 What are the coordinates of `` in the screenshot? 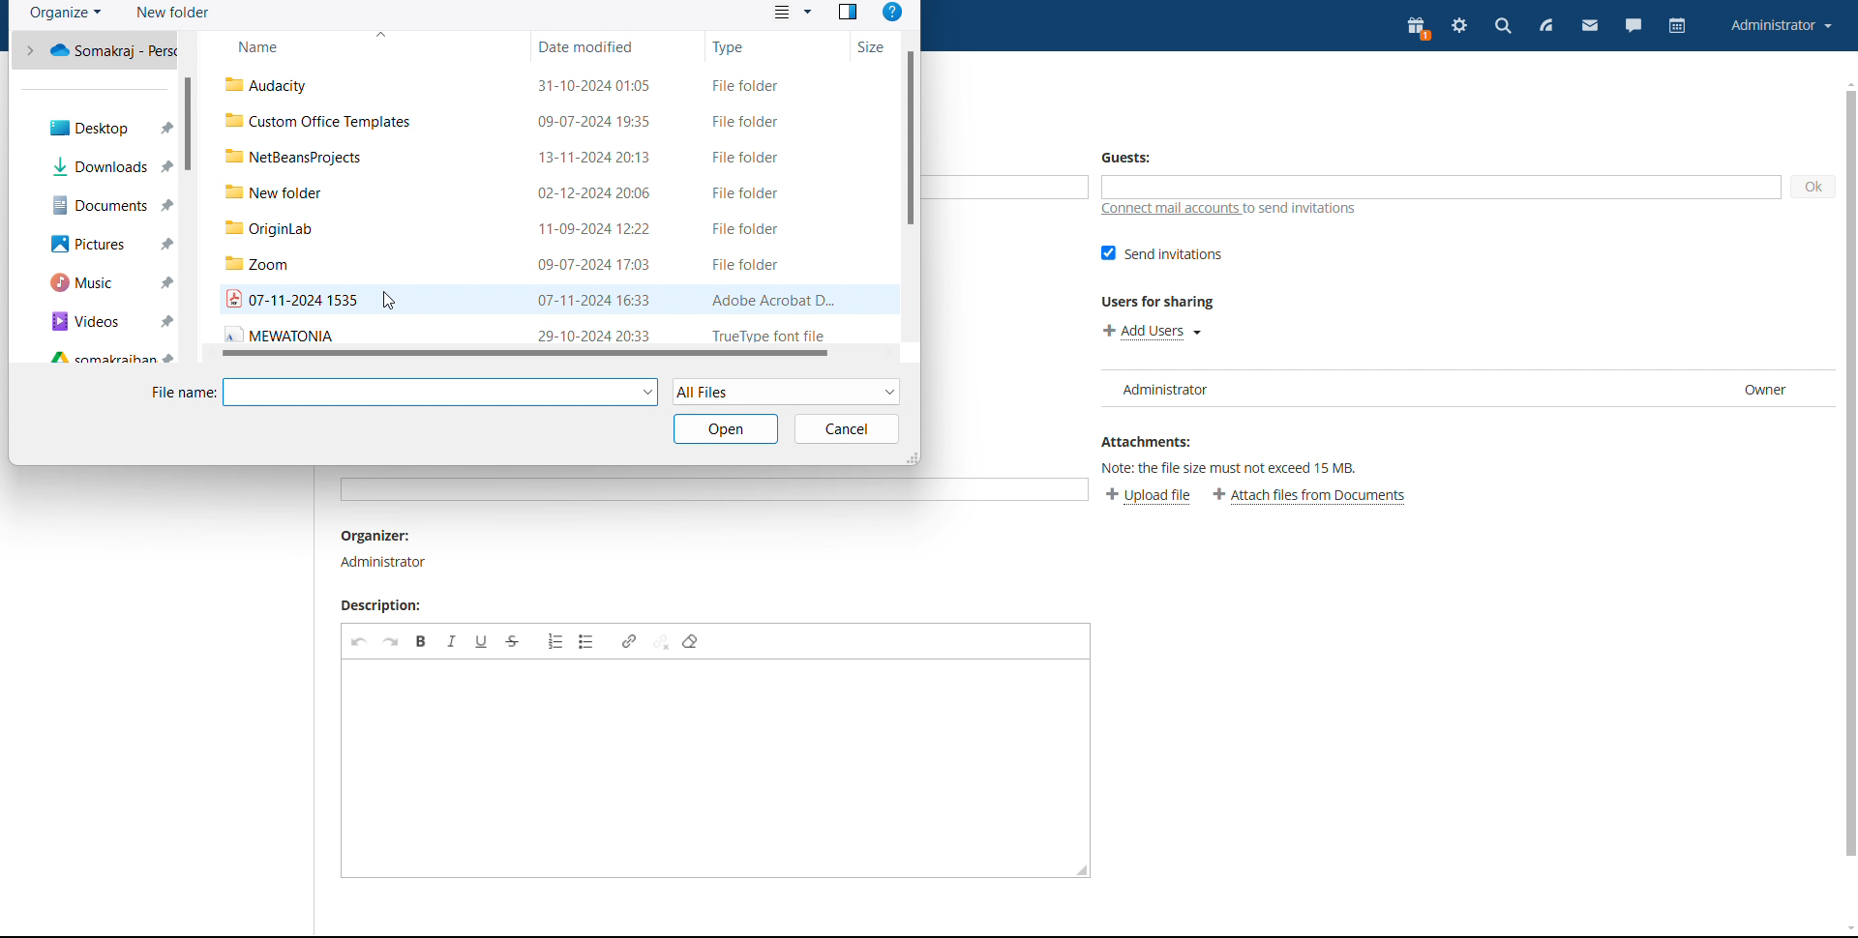 It's located at (101, 51).